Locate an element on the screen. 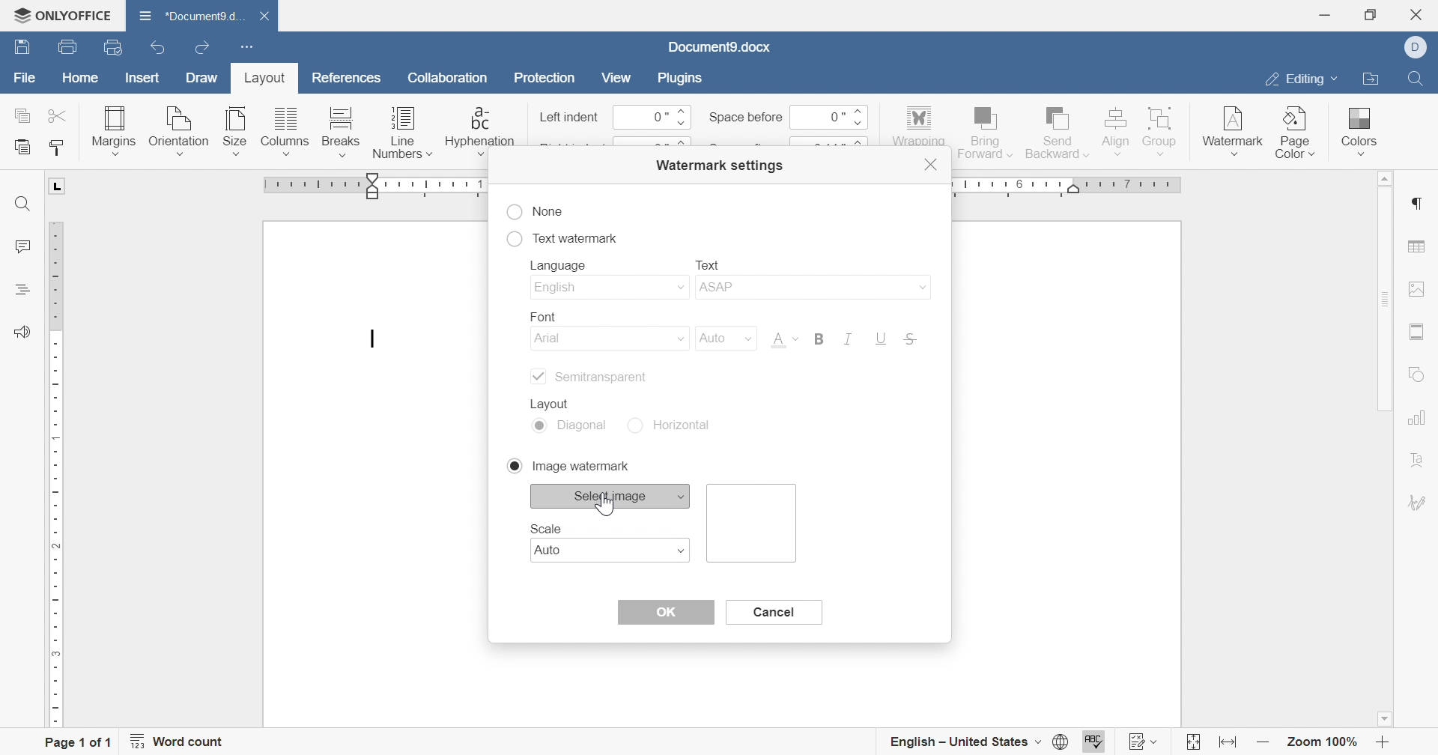 This screenshot has width=1438, height=755. customize quick access toolbar is located at coordinates (243, 45).